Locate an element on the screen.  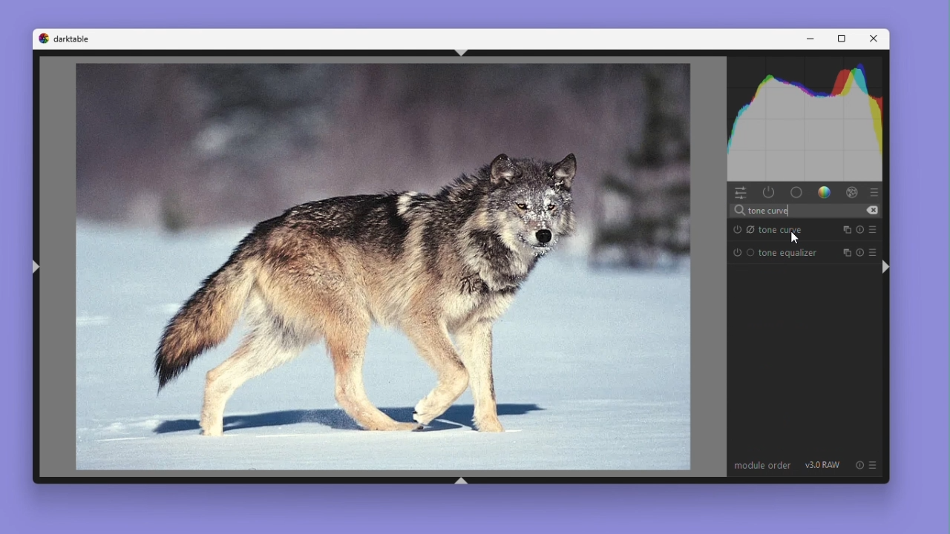
shift+ctrl+r is located at coordinates (885, 266).